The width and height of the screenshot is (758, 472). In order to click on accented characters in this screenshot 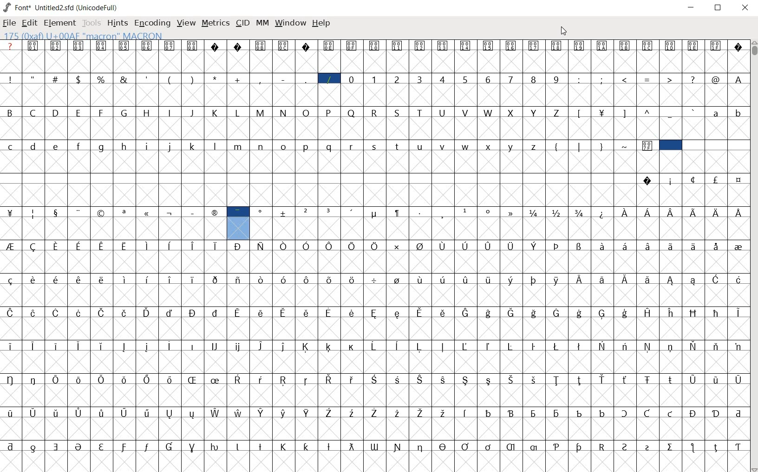, I will do `click(137, 256)`.